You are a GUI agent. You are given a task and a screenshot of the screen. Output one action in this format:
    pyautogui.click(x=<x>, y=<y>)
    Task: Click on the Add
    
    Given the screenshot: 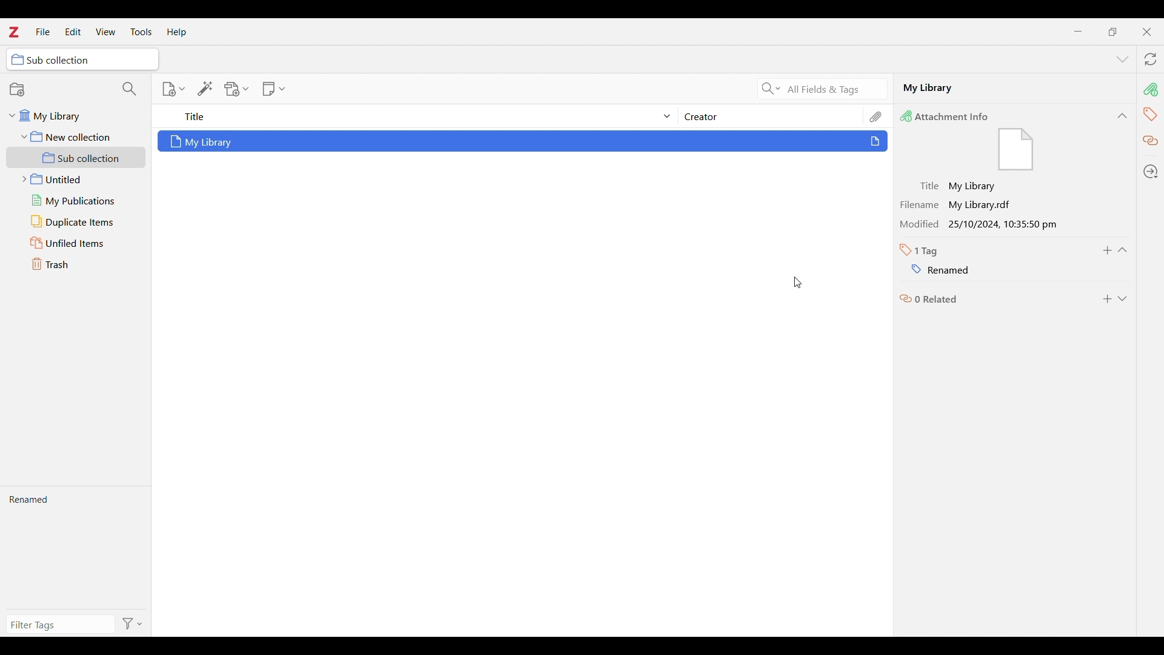 What is the action you would take?
    pyautogui.click(x=1107, y=299)
    